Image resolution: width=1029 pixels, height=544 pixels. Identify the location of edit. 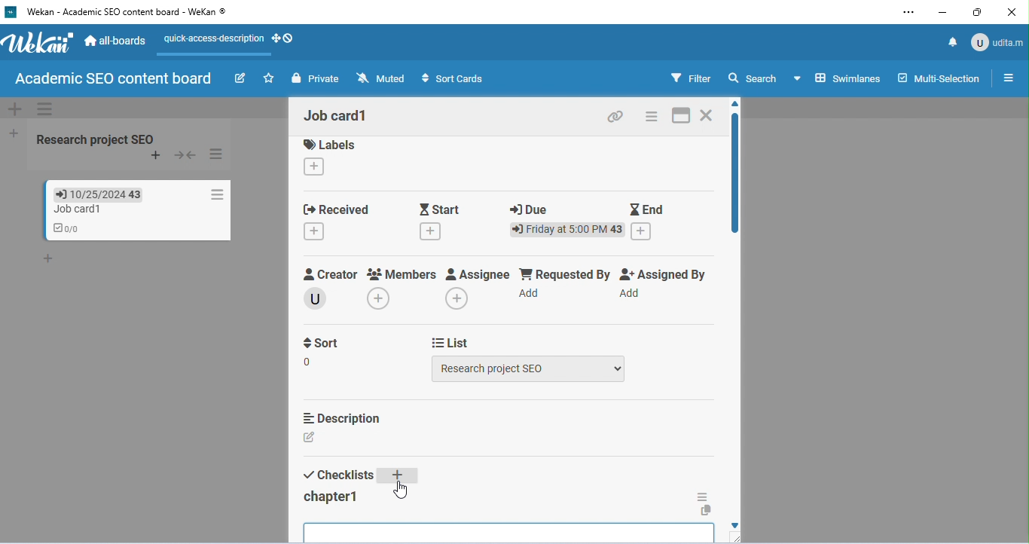
(240, 78).